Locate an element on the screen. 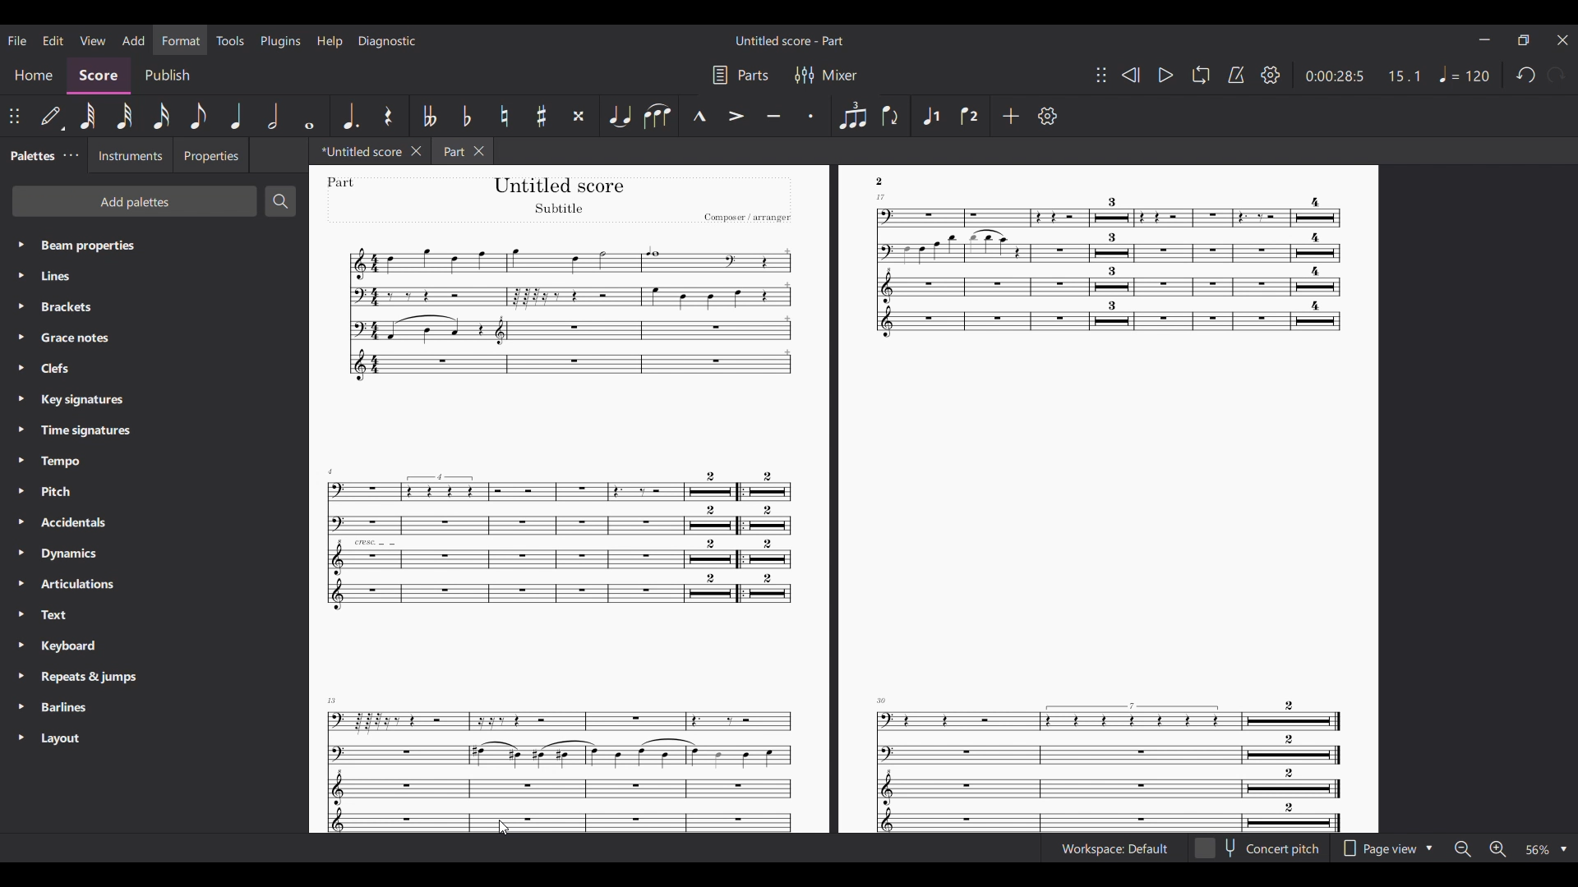 This screenshot has width=1578, height=887. Palette tab settings is located at coordinates (71, 154).